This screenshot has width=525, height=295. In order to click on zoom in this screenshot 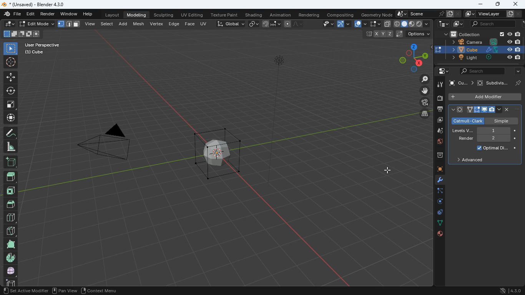, I will do `click(422, 80)`.